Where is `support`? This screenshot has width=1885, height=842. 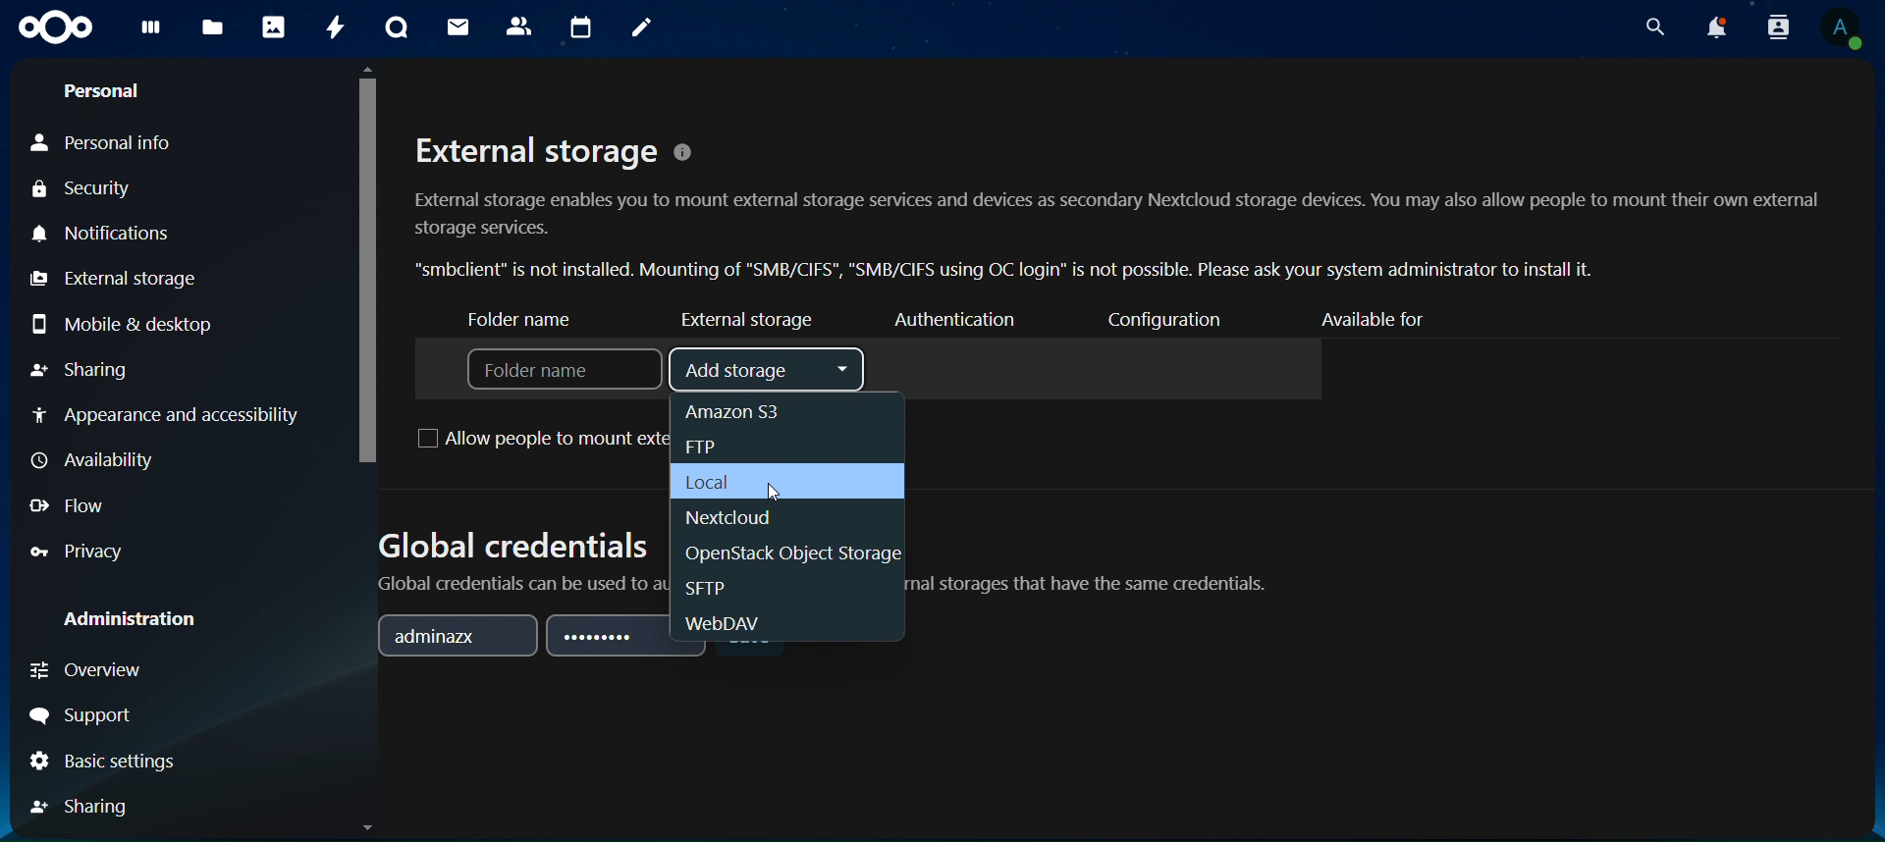
support is located at coordinates (87, 710).